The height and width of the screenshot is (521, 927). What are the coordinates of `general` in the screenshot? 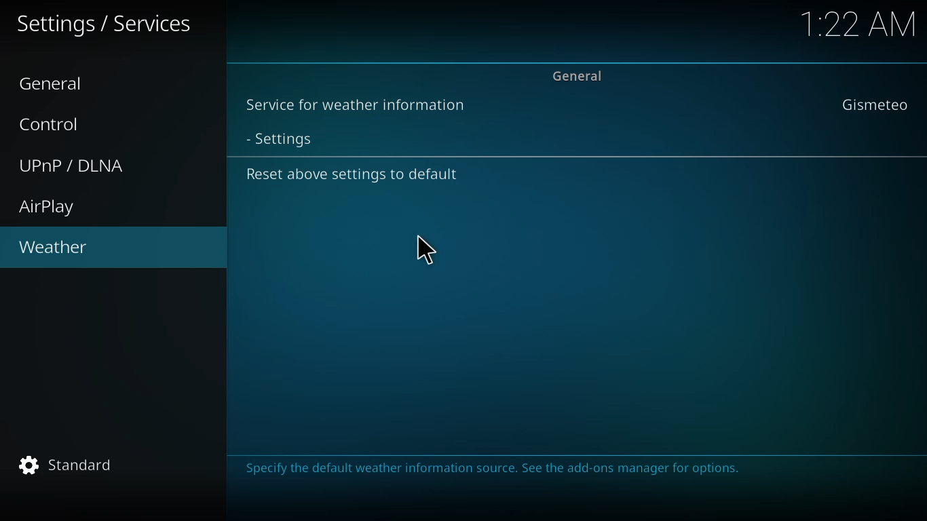 It's located at (56, 84).